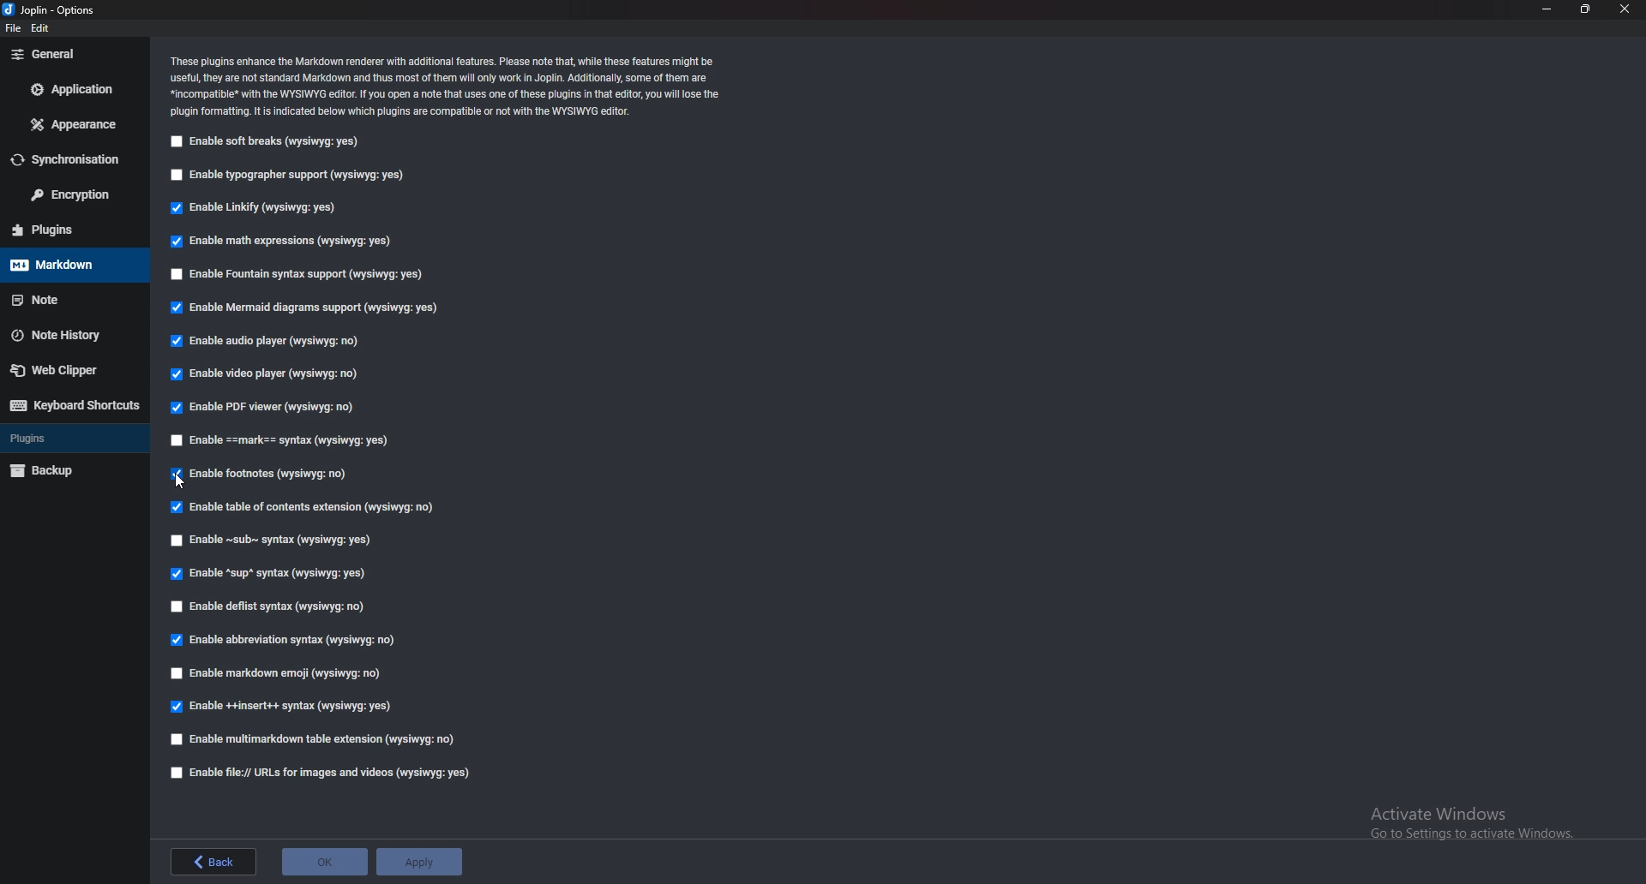  What do you see at coordinates (75, 437) in the screenshot?
I see `plugins` at bounding box center [75, 437].